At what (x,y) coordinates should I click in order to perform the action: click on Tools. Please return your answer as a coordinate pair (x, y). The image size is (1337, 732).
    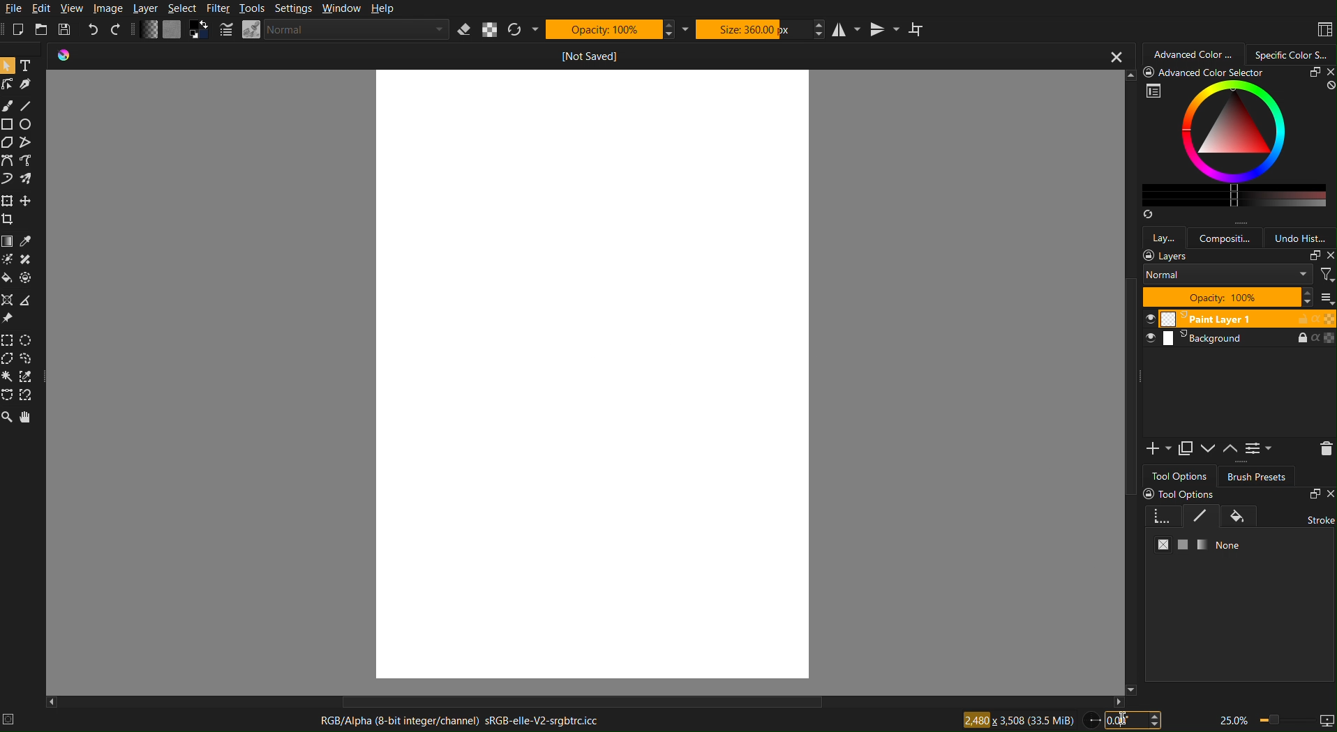
    Looking at the image, I should click on (252, 9).